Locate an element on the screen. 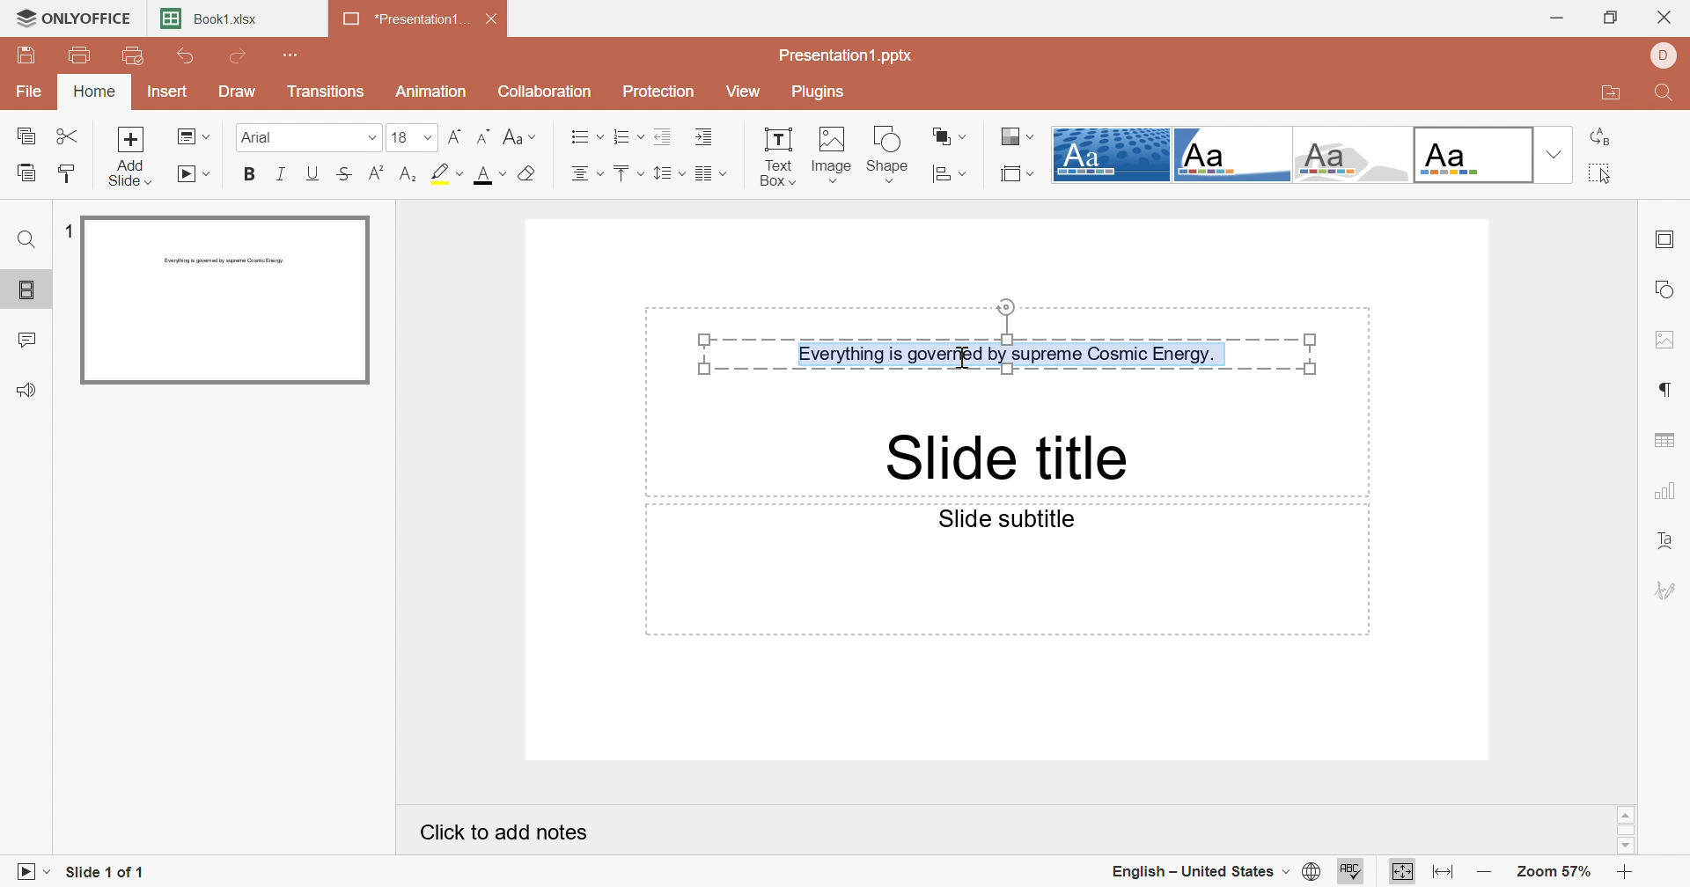  Align top is located at coordinates (629, 172).